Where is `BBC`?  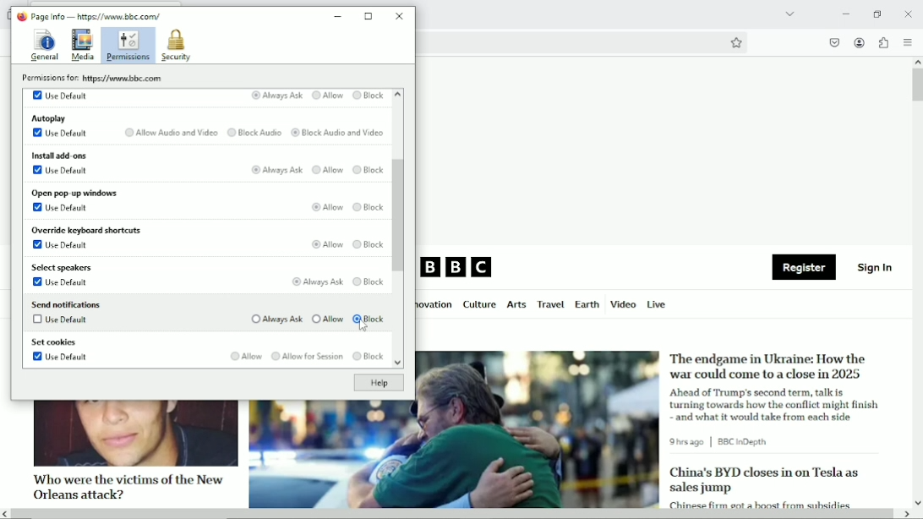
BBC is located at coordinates (457, 268).